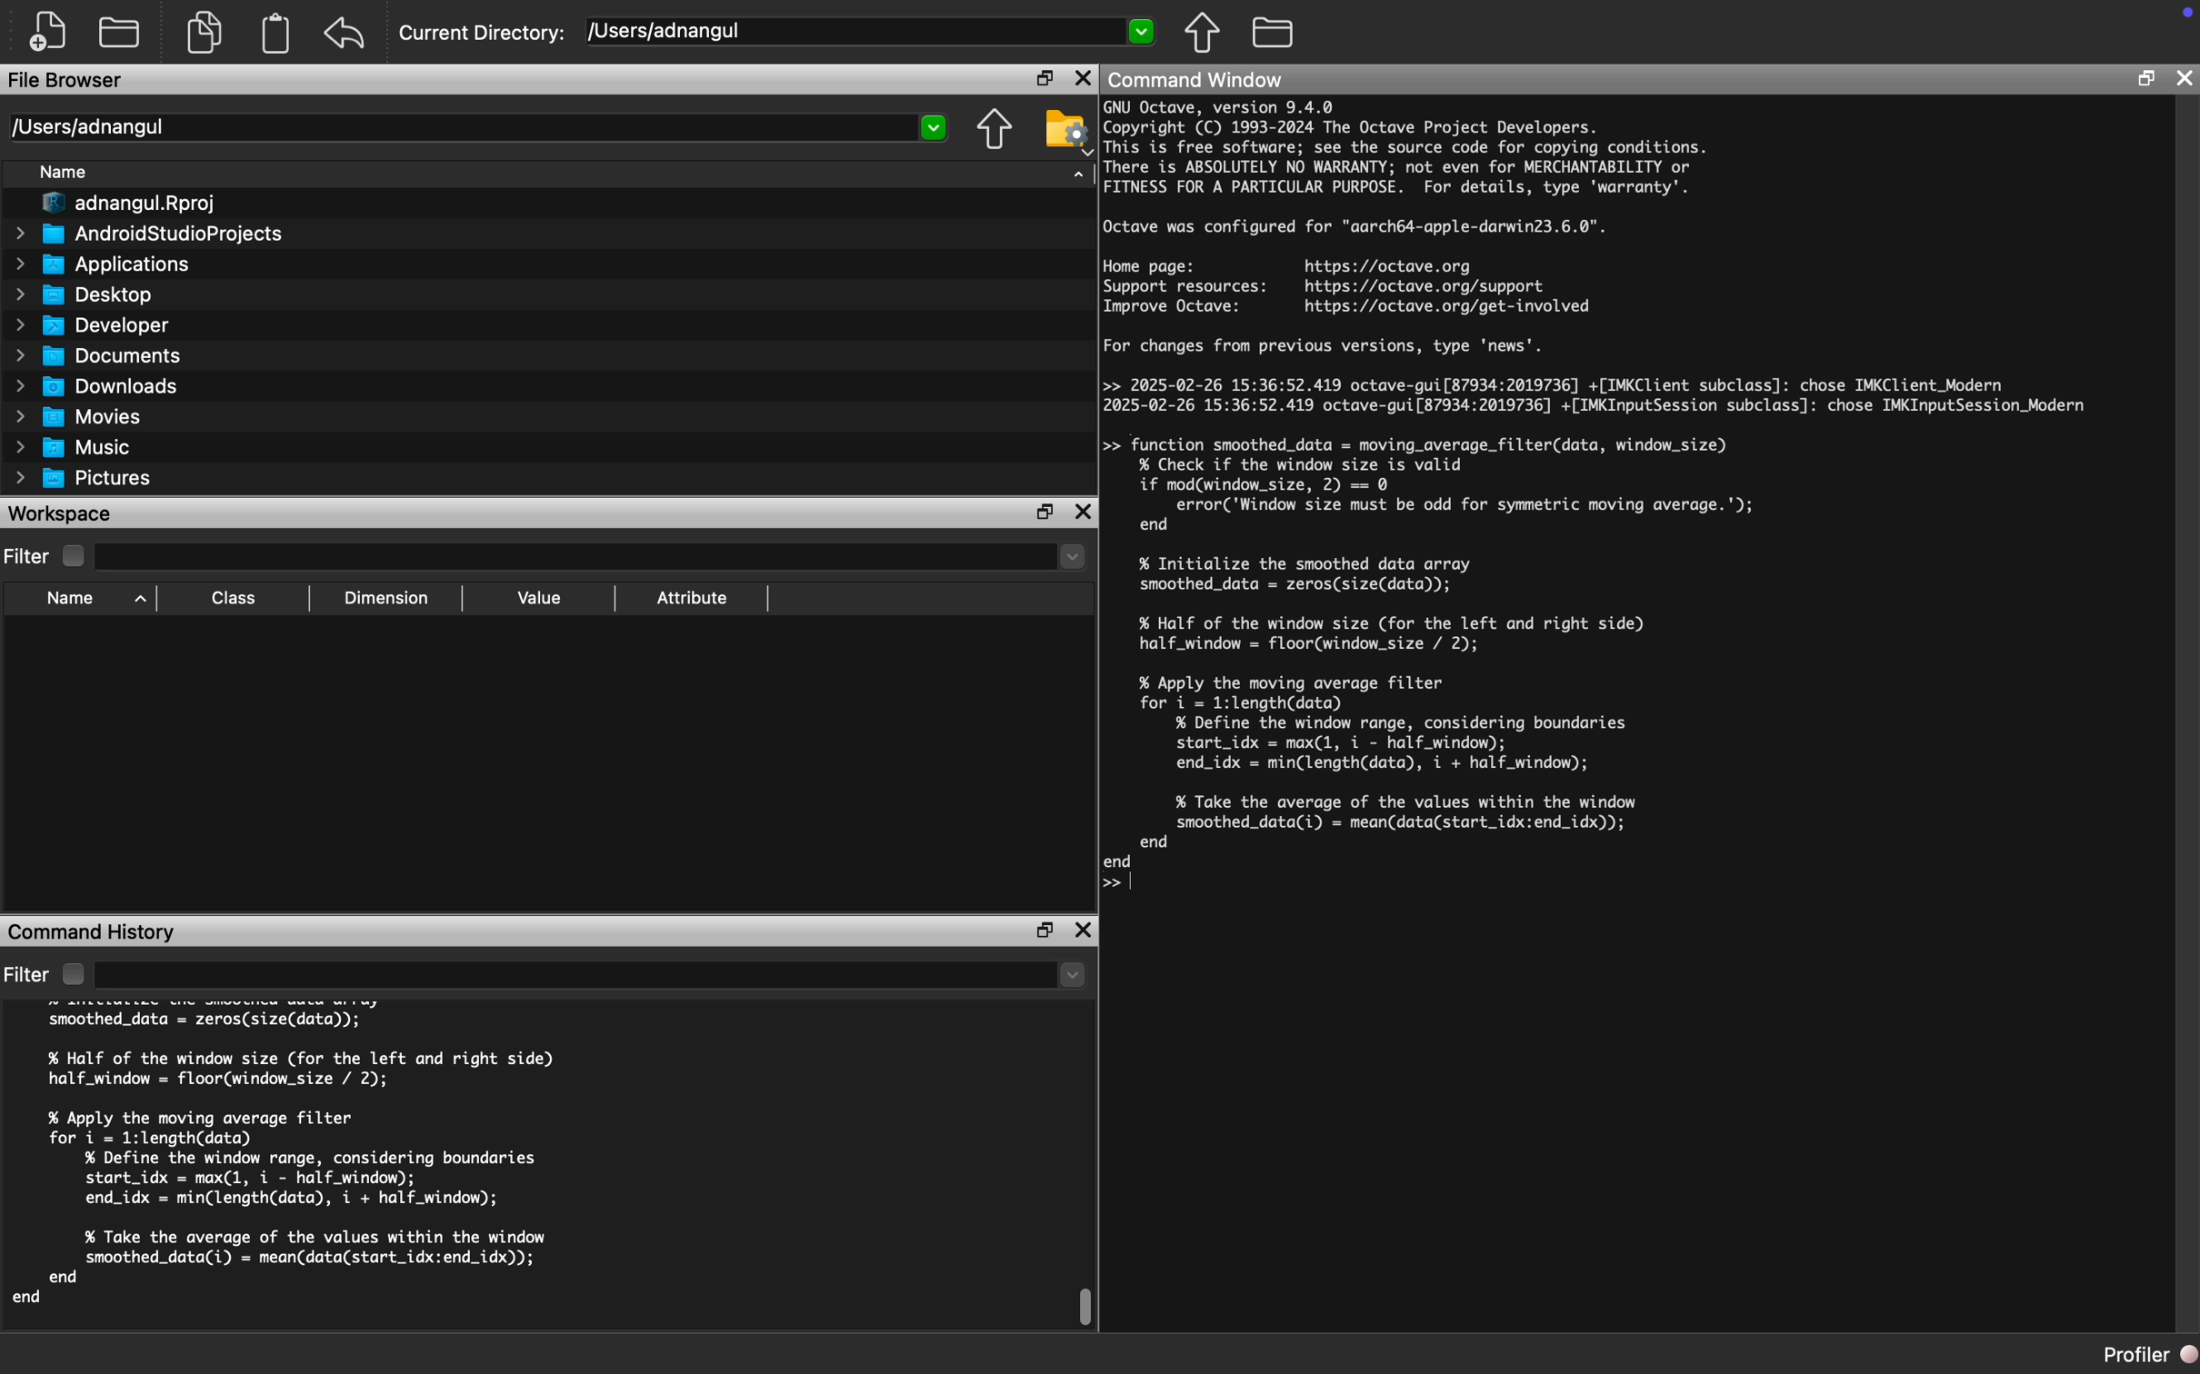 Image resolution: width=2200 pixels, height=1374 pixels. What do you see at coordinates (1446, 670) in the screenshot?
I see `>> Hipction smoothed_data = moving_average_filter(data, window_size)|
%'Check if the window size is valid]
if mod(window_size, 2) == 0
error('Window size must be odd for symmetric moving average.');
end
% Initialize the smoothed data arra
smoothed_data = zeros(size(data));
% Half of the window size (for the left and right side)
half_window = floor(window_size / 2);
% Apply the moving average filter
for i = 1:length(data)
% Define the window range, considering boundaries)
start_idx = max(1, i - half_window);
end_idx = min(length(data), i + half_window);
% Take the average of the values within the windo
smoothed_data(i) = mean(data(start_idx:end_idx));
end
lend]` at bounding box center [1446, 670].